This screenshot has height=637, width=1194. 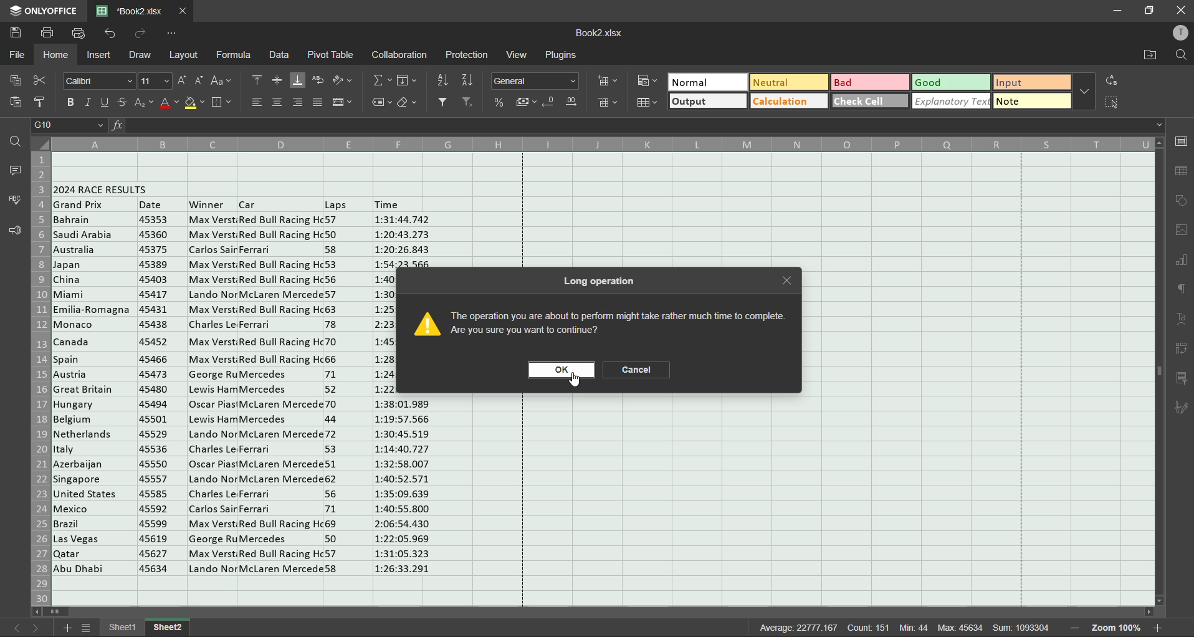 What do you see at coordinates (105, 103) in the screenshot?
I see `underline` at bounding box center [105, 103].